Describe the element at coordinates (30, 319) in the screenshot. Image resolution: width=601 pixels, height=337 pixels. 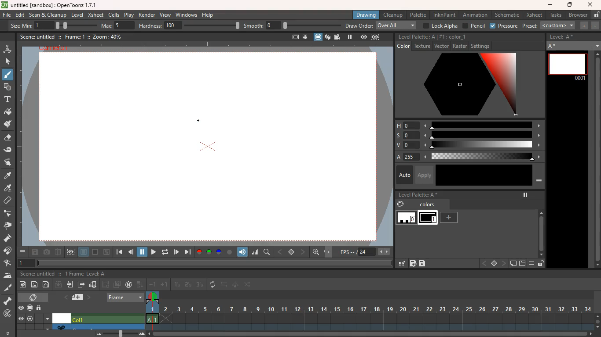
I see `screen` at that location.